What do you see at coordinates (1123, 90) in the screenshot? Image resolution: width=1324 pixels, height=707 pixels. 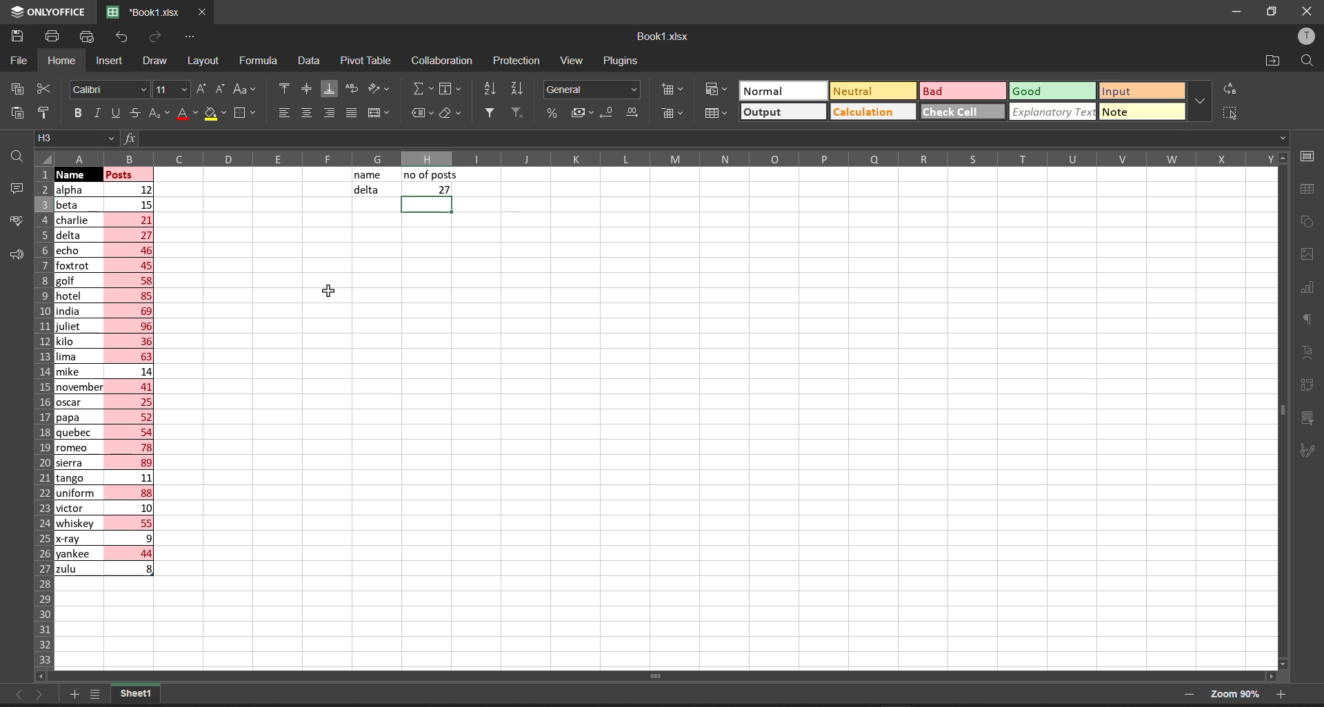 I see `input` at bounding box center [1123, 90].